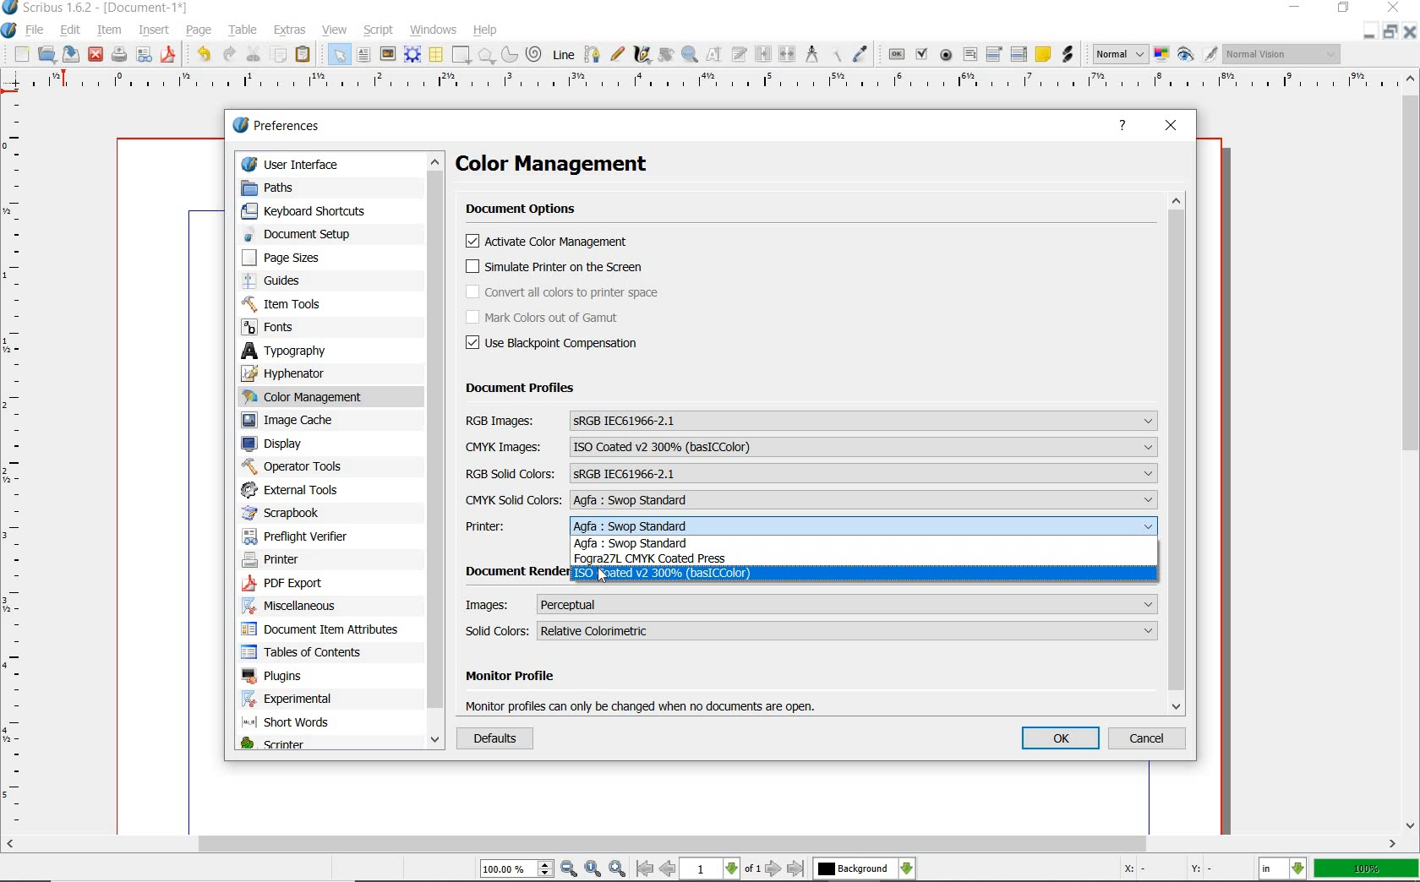 The width and height of the screenshot is (1420, 882). What do you see at coordinates (309, 536) in the screenshot?
I see `preflight verifier` at bounding box center [309, 536].